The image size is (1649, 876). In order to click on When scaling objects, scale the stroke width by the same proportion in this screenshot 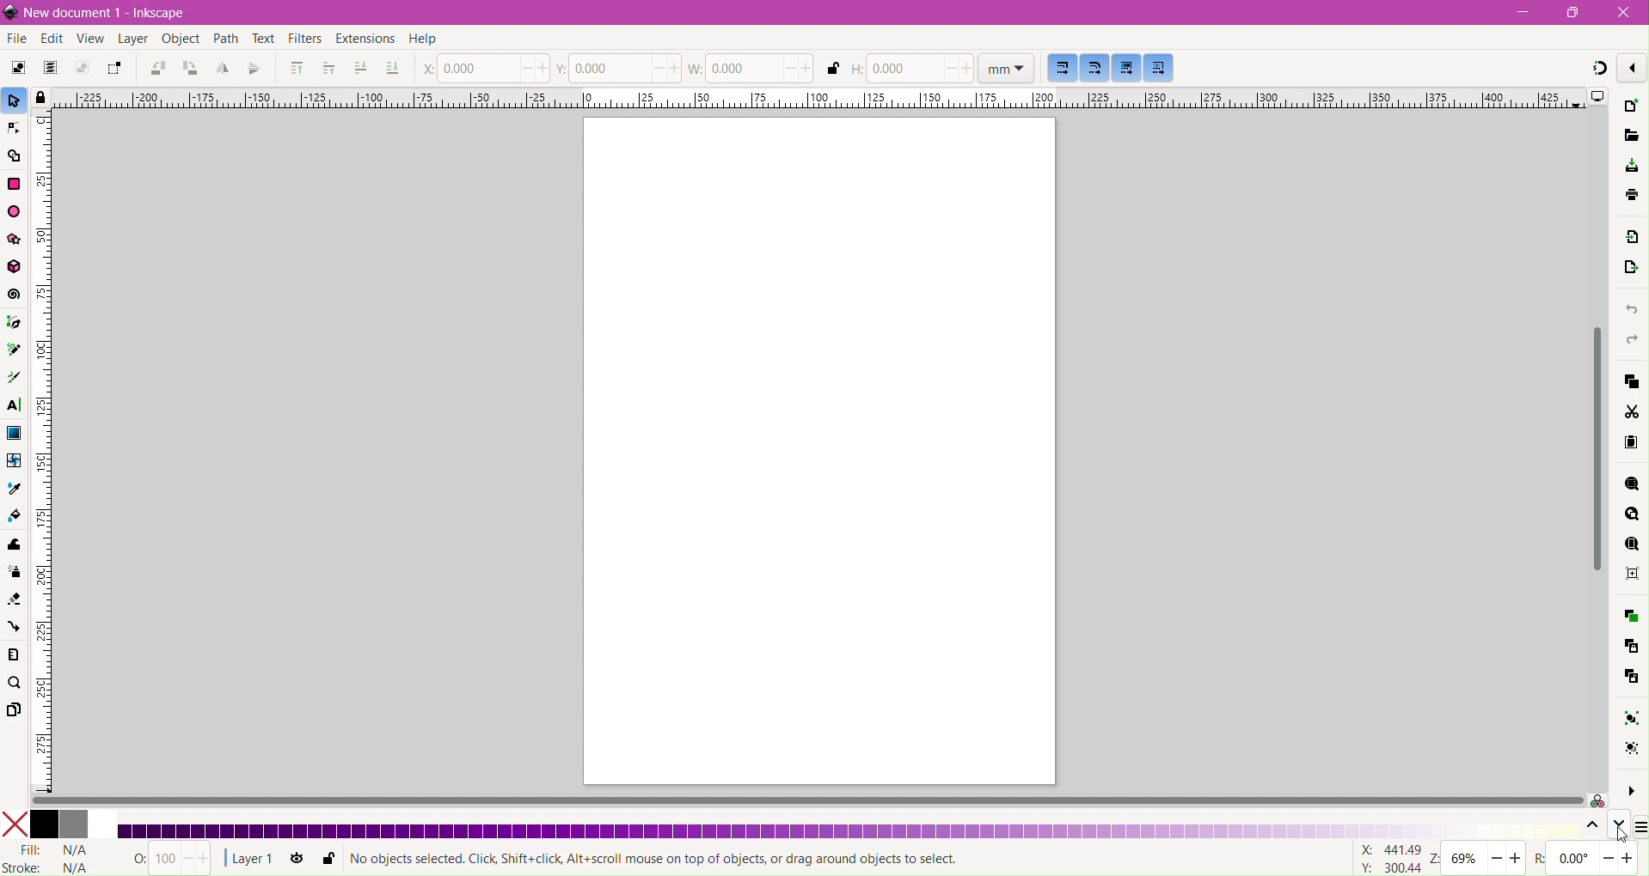, I will do `click(1064, 67)`.